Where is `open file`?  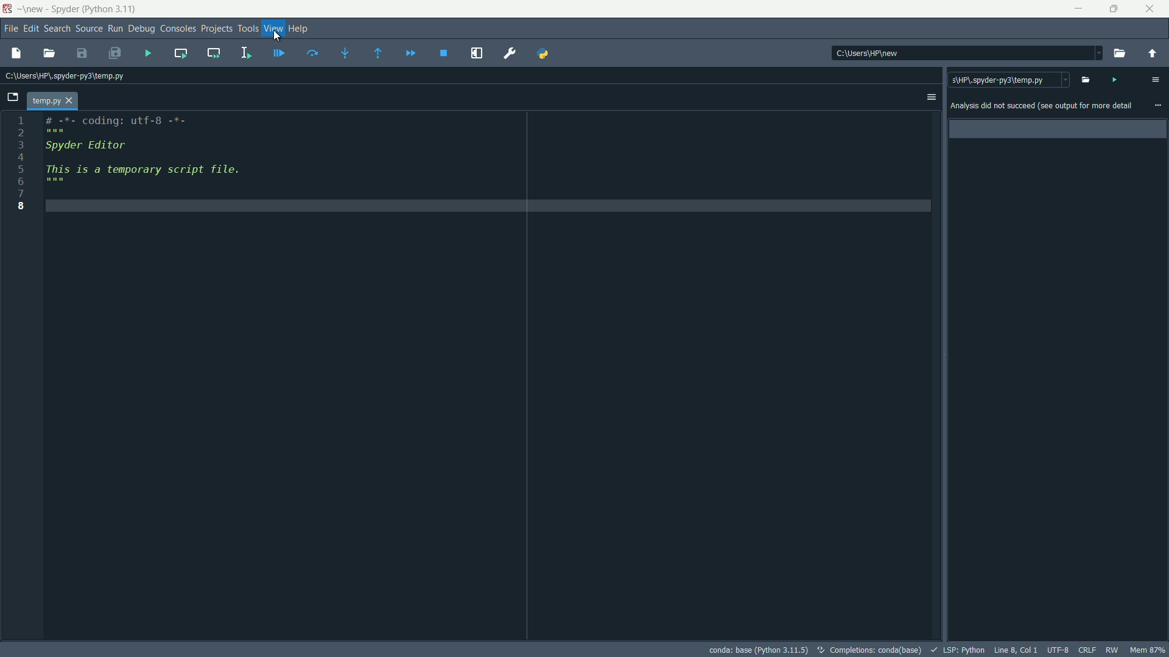 open file is located at coordinates (1086, 79).